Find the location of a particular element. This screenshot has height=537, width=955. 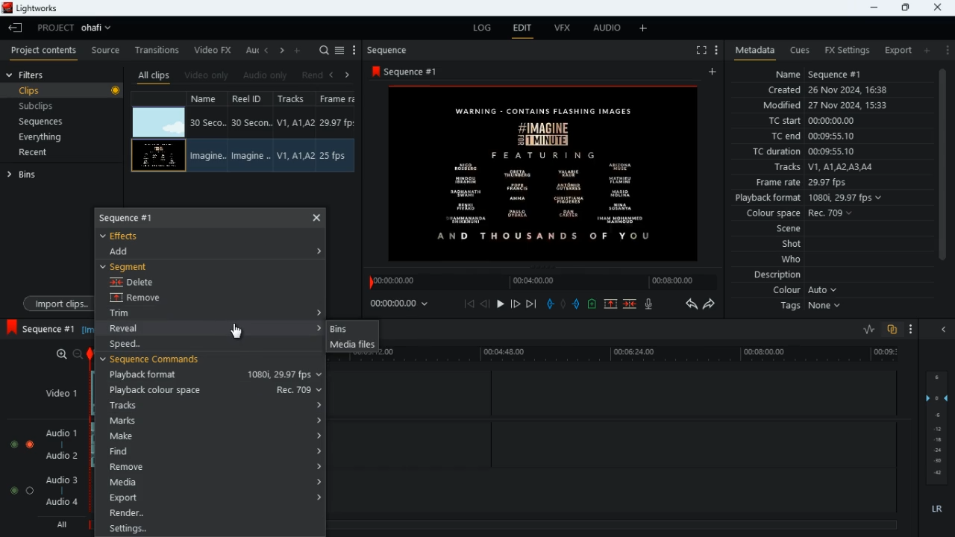

settings is located at coordinates (208, 530).